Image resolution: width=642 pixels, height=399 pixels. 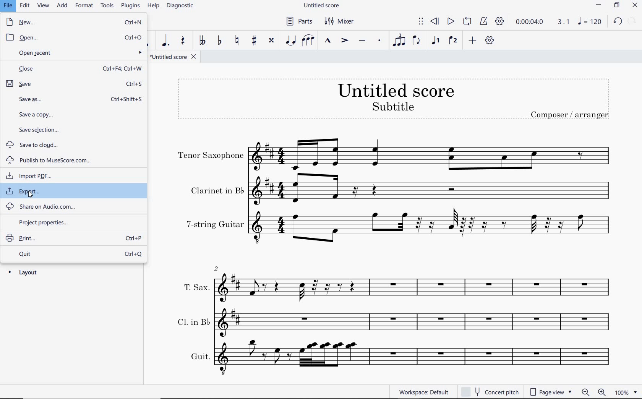 I want to click on publish to MuseScore.com, so click(x=75, y=160).